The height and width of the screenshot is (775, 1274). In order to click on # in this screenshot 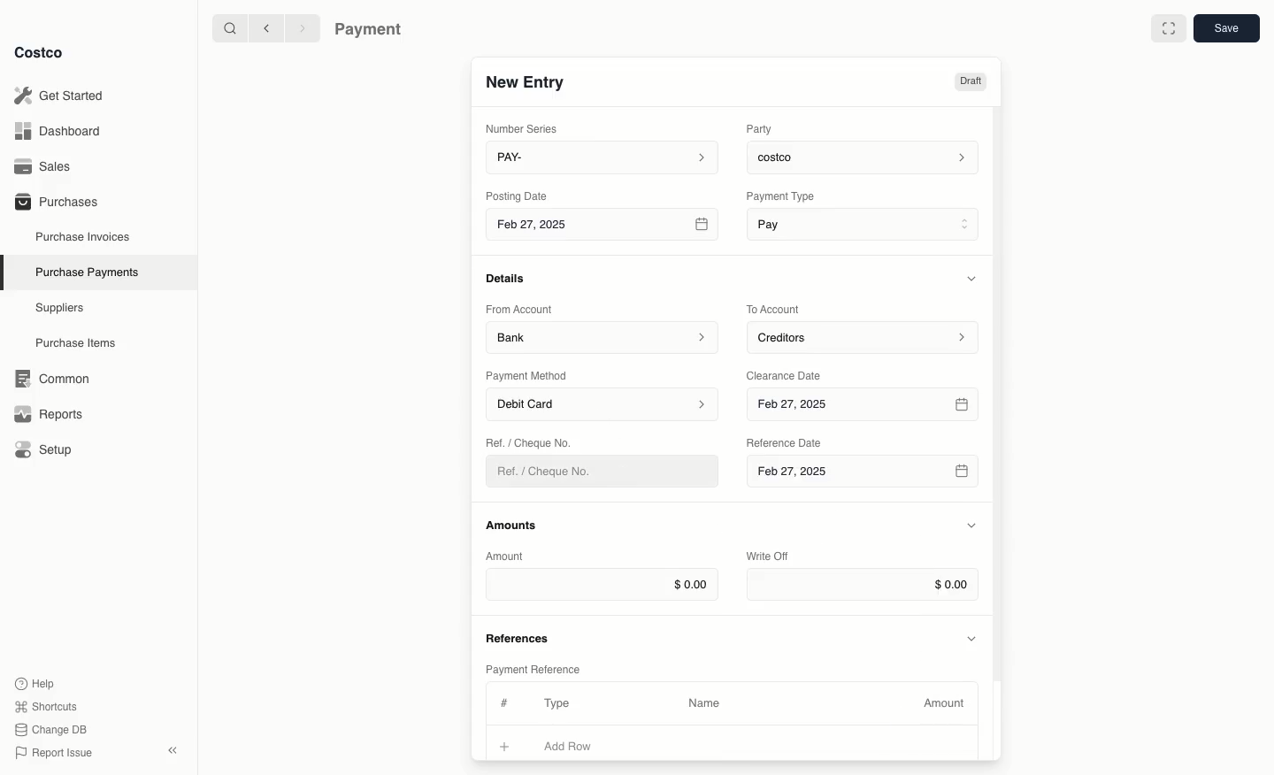, I will do `click(502, 701)`.